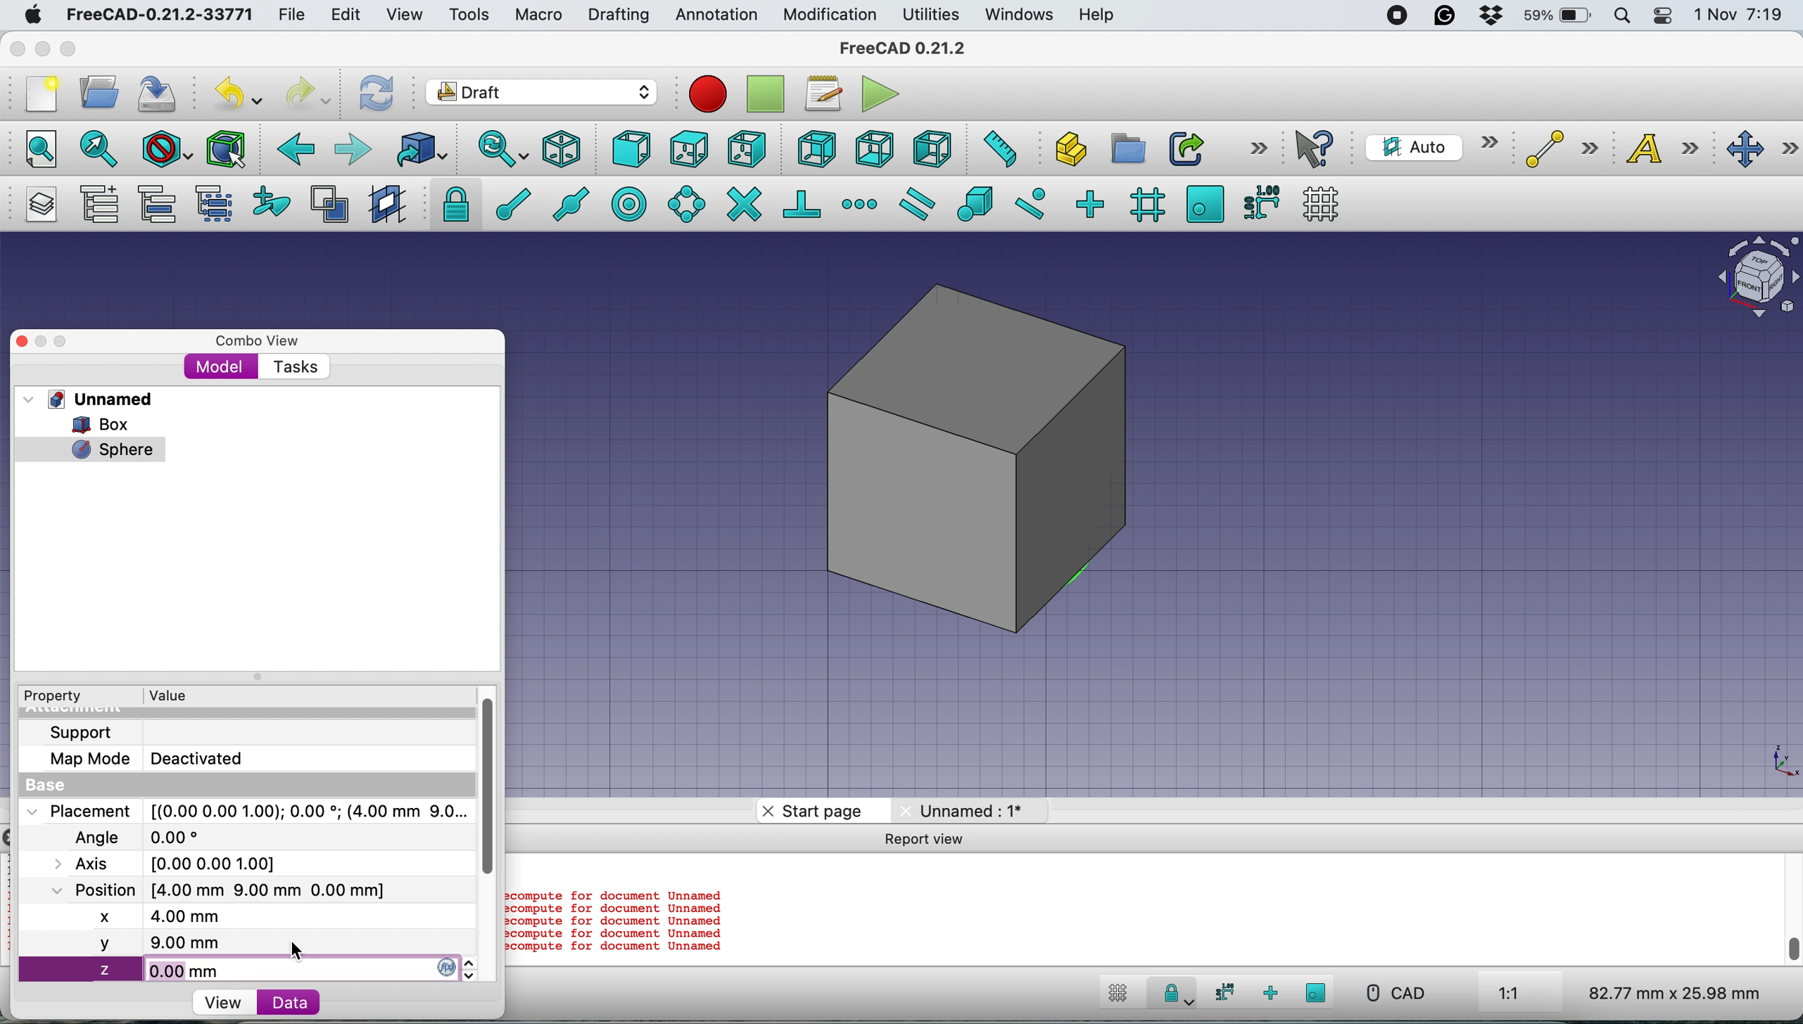 This screenshot has height=1024, width=1803. I want to click on create group, so click(1126, 149).